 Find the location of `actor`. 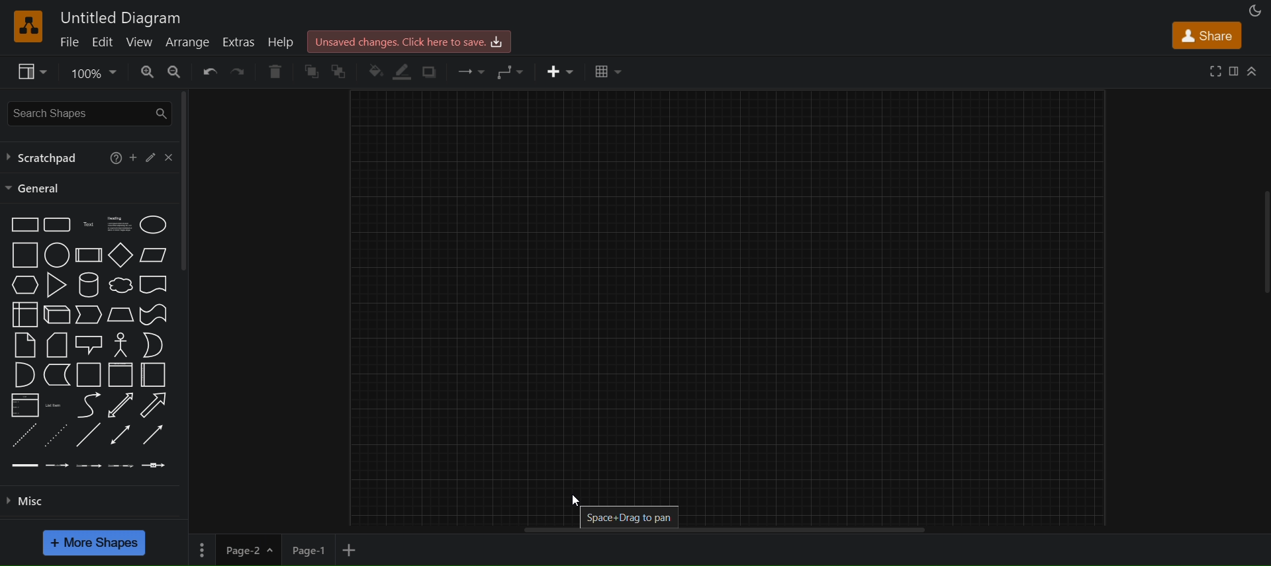

actor is located at coordinates (120, 344).